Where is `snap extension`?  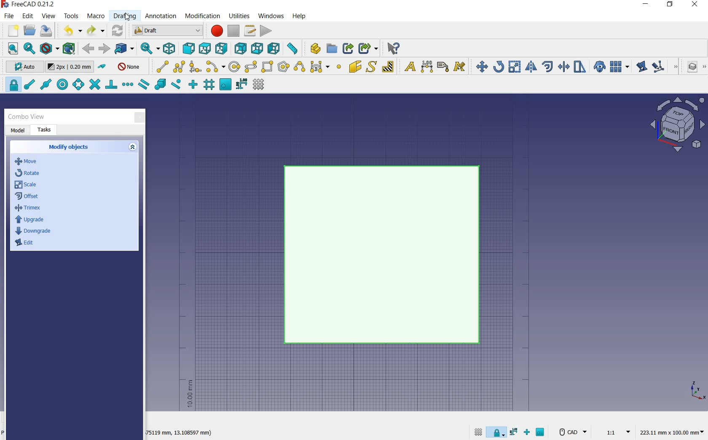 snap extension is located at coordinates (127, 85).